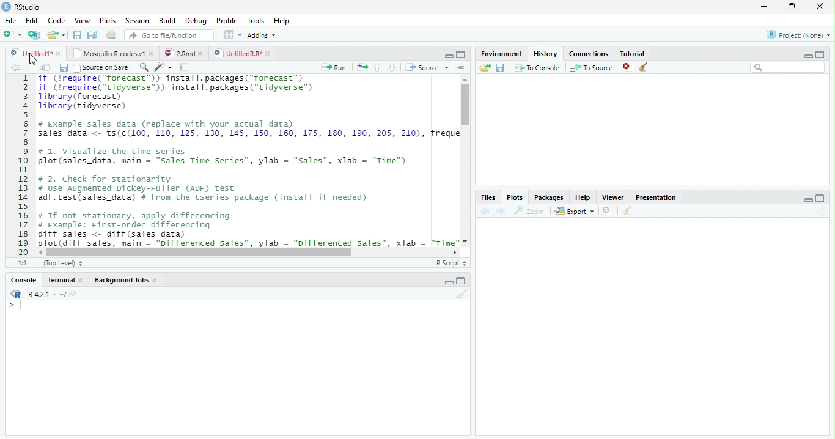 This screenshot has height=439, width=835. I want to click on Delete, so click(606, 210).